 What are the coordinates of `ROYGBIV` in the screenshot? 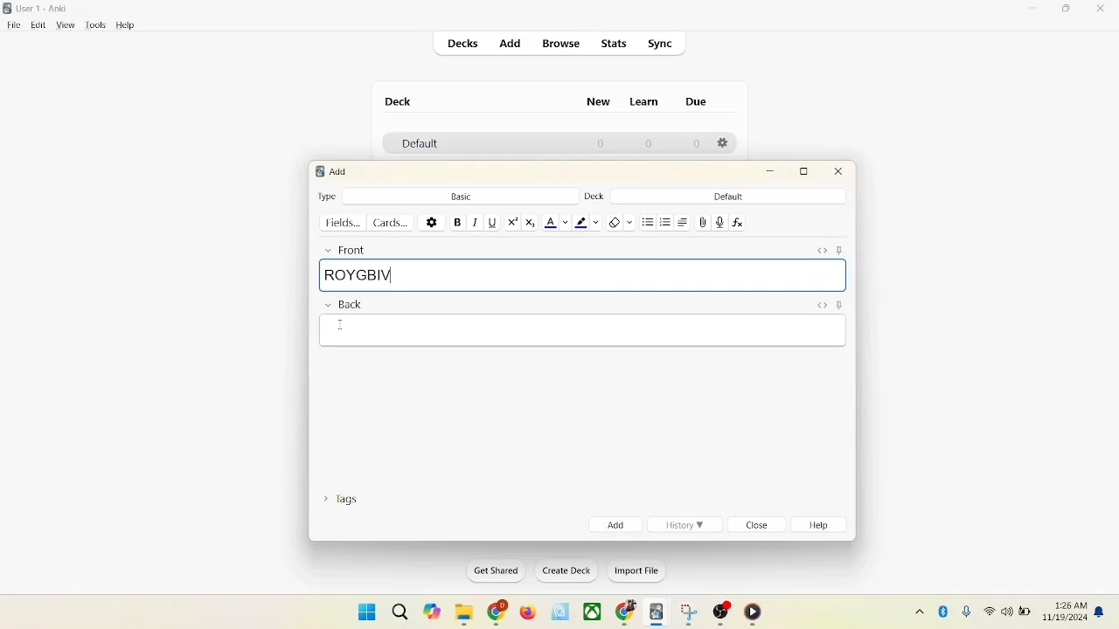 It's located at (582, 275).